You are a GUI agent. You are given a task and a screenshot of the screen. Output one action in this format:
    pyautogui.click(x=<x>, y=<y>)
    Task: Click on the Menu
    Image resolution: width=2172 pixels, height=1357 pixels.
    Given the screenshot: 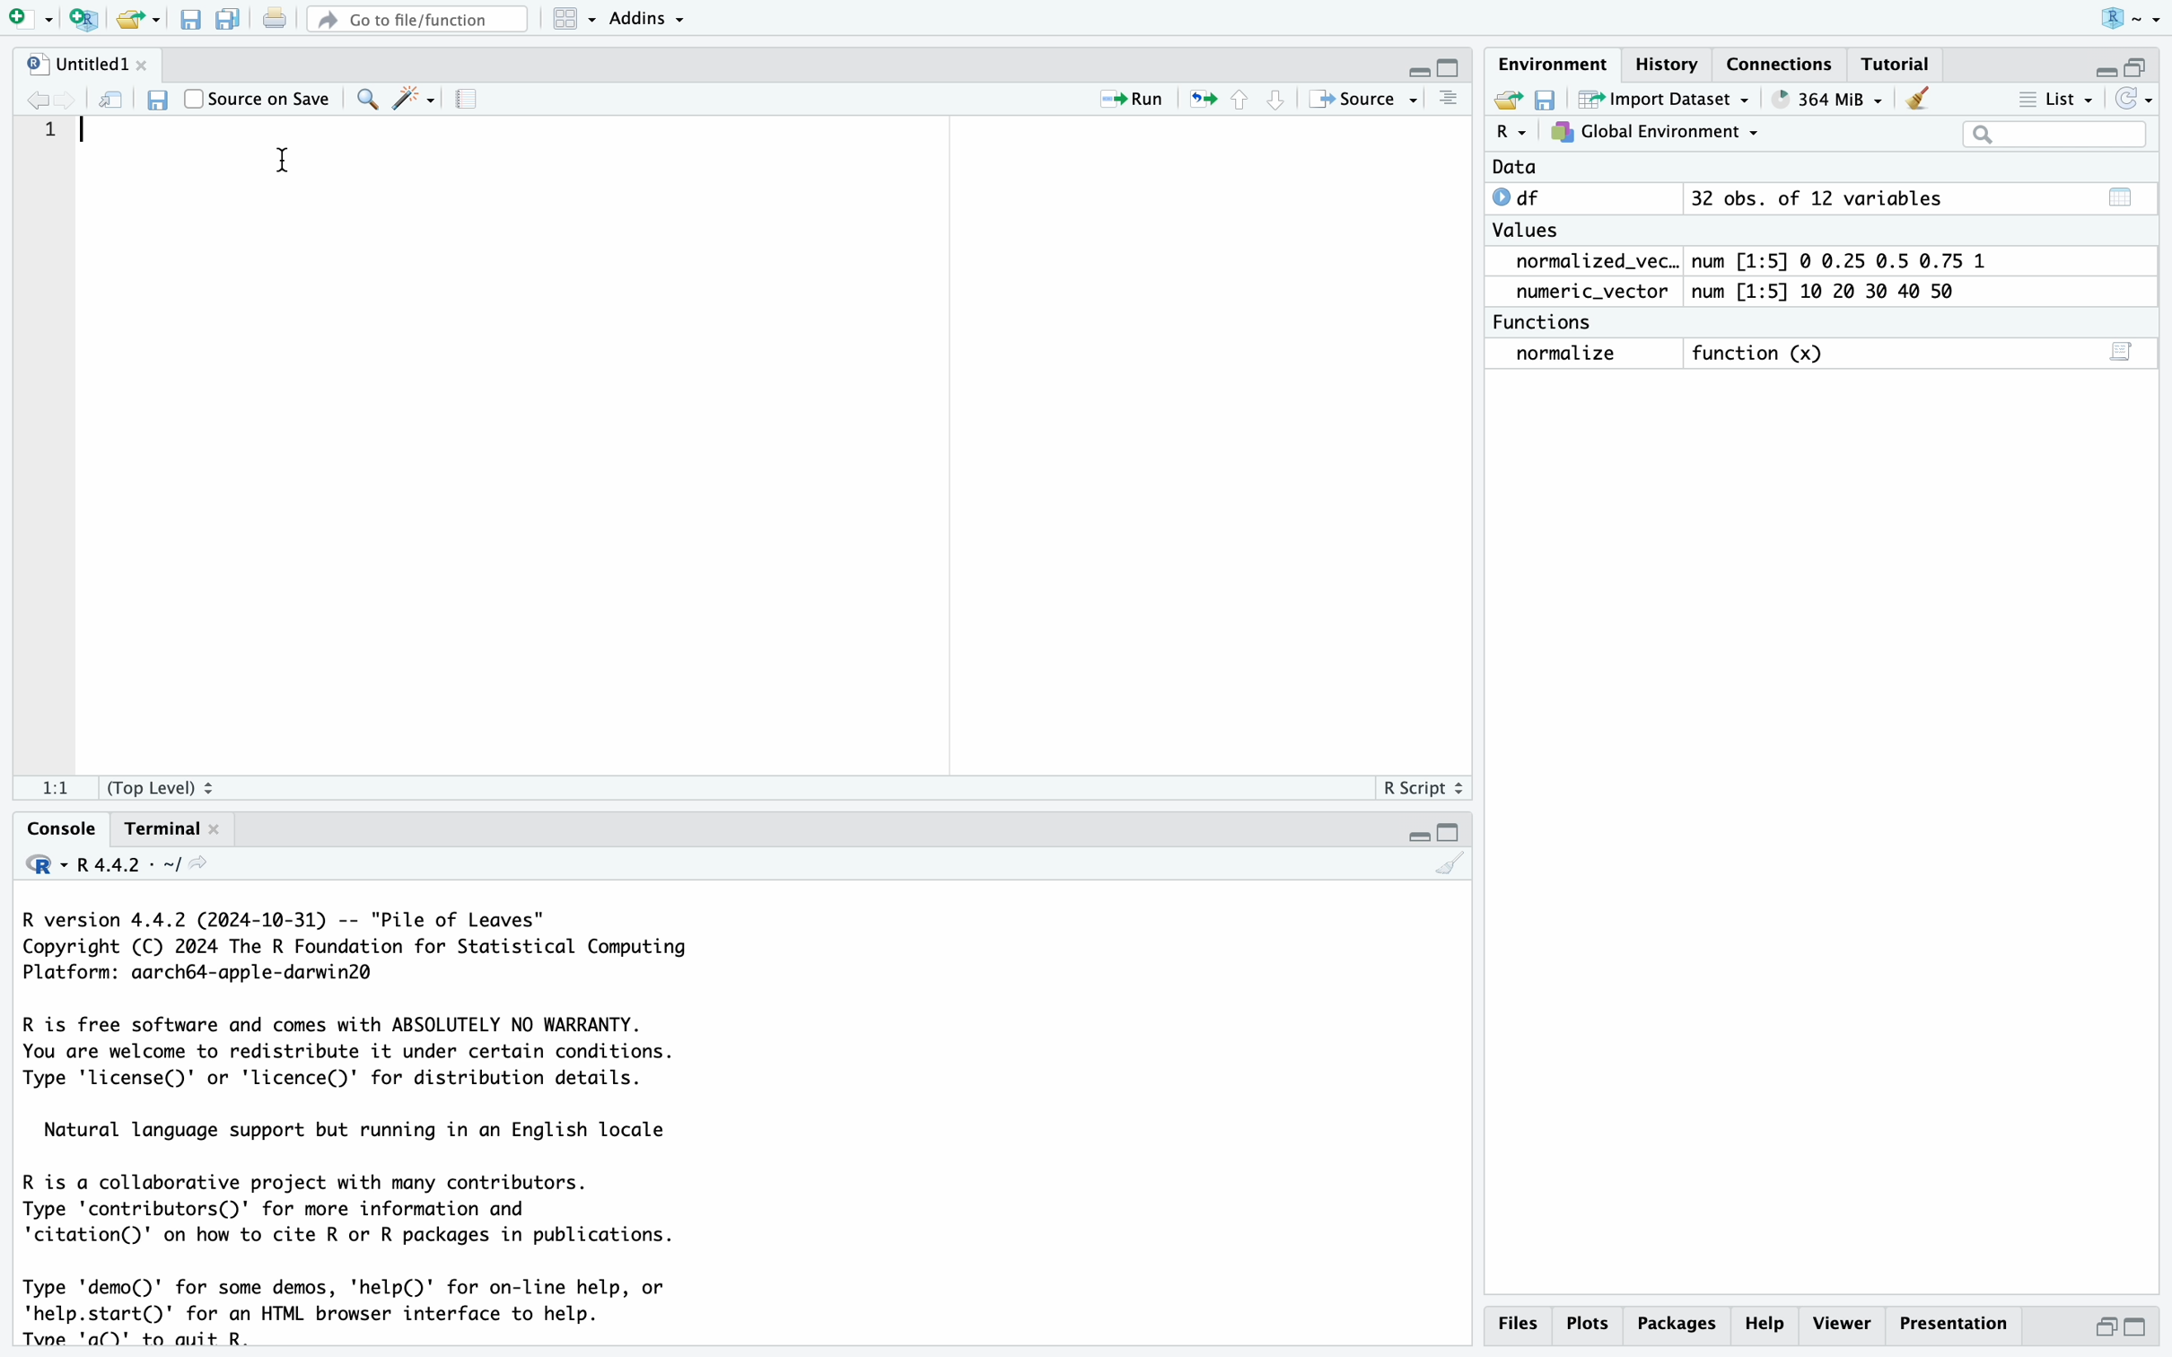 What is the action you would take?
    pyautogui.click(x=575, y=19)
    